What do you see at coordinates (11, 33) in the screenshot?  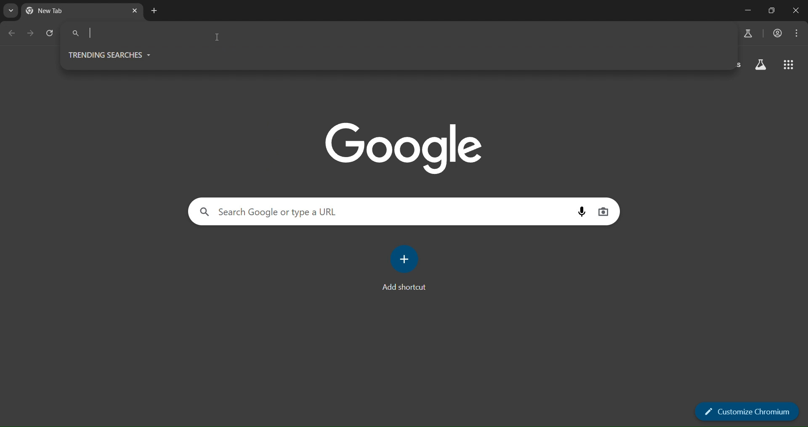 I see `go back one page` at bounding box center [11, 33].